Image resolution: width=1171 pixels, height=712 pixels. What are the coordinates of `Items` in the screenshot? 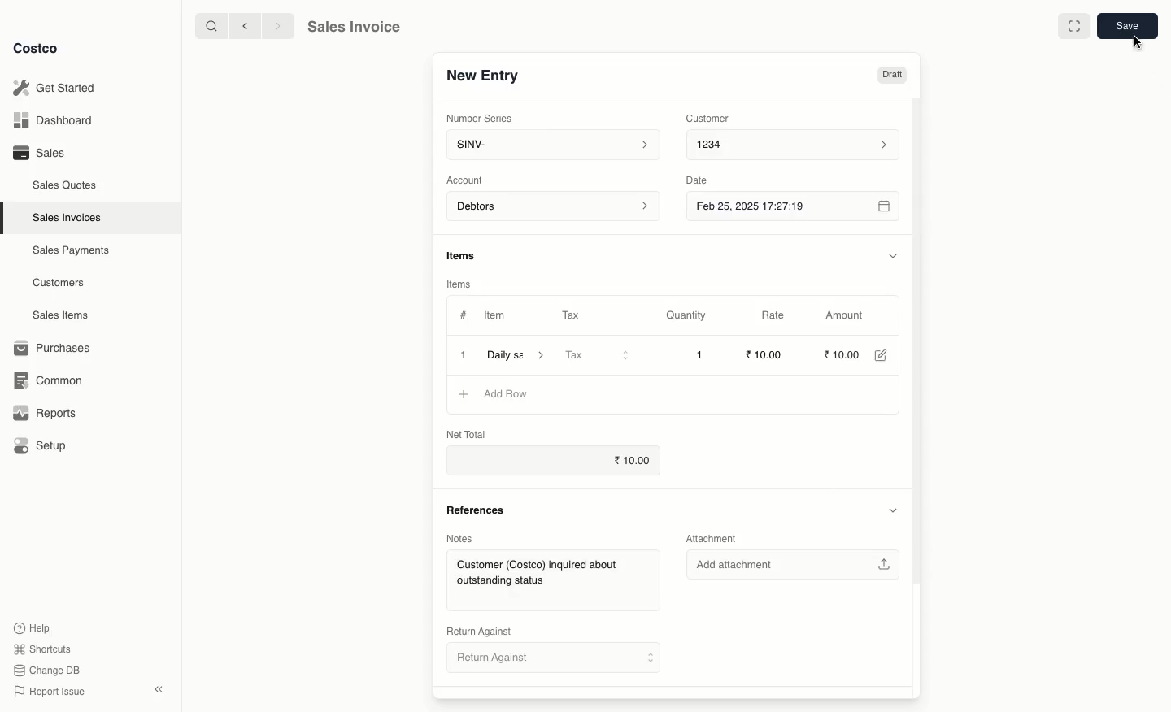 It's located at (459, 282).